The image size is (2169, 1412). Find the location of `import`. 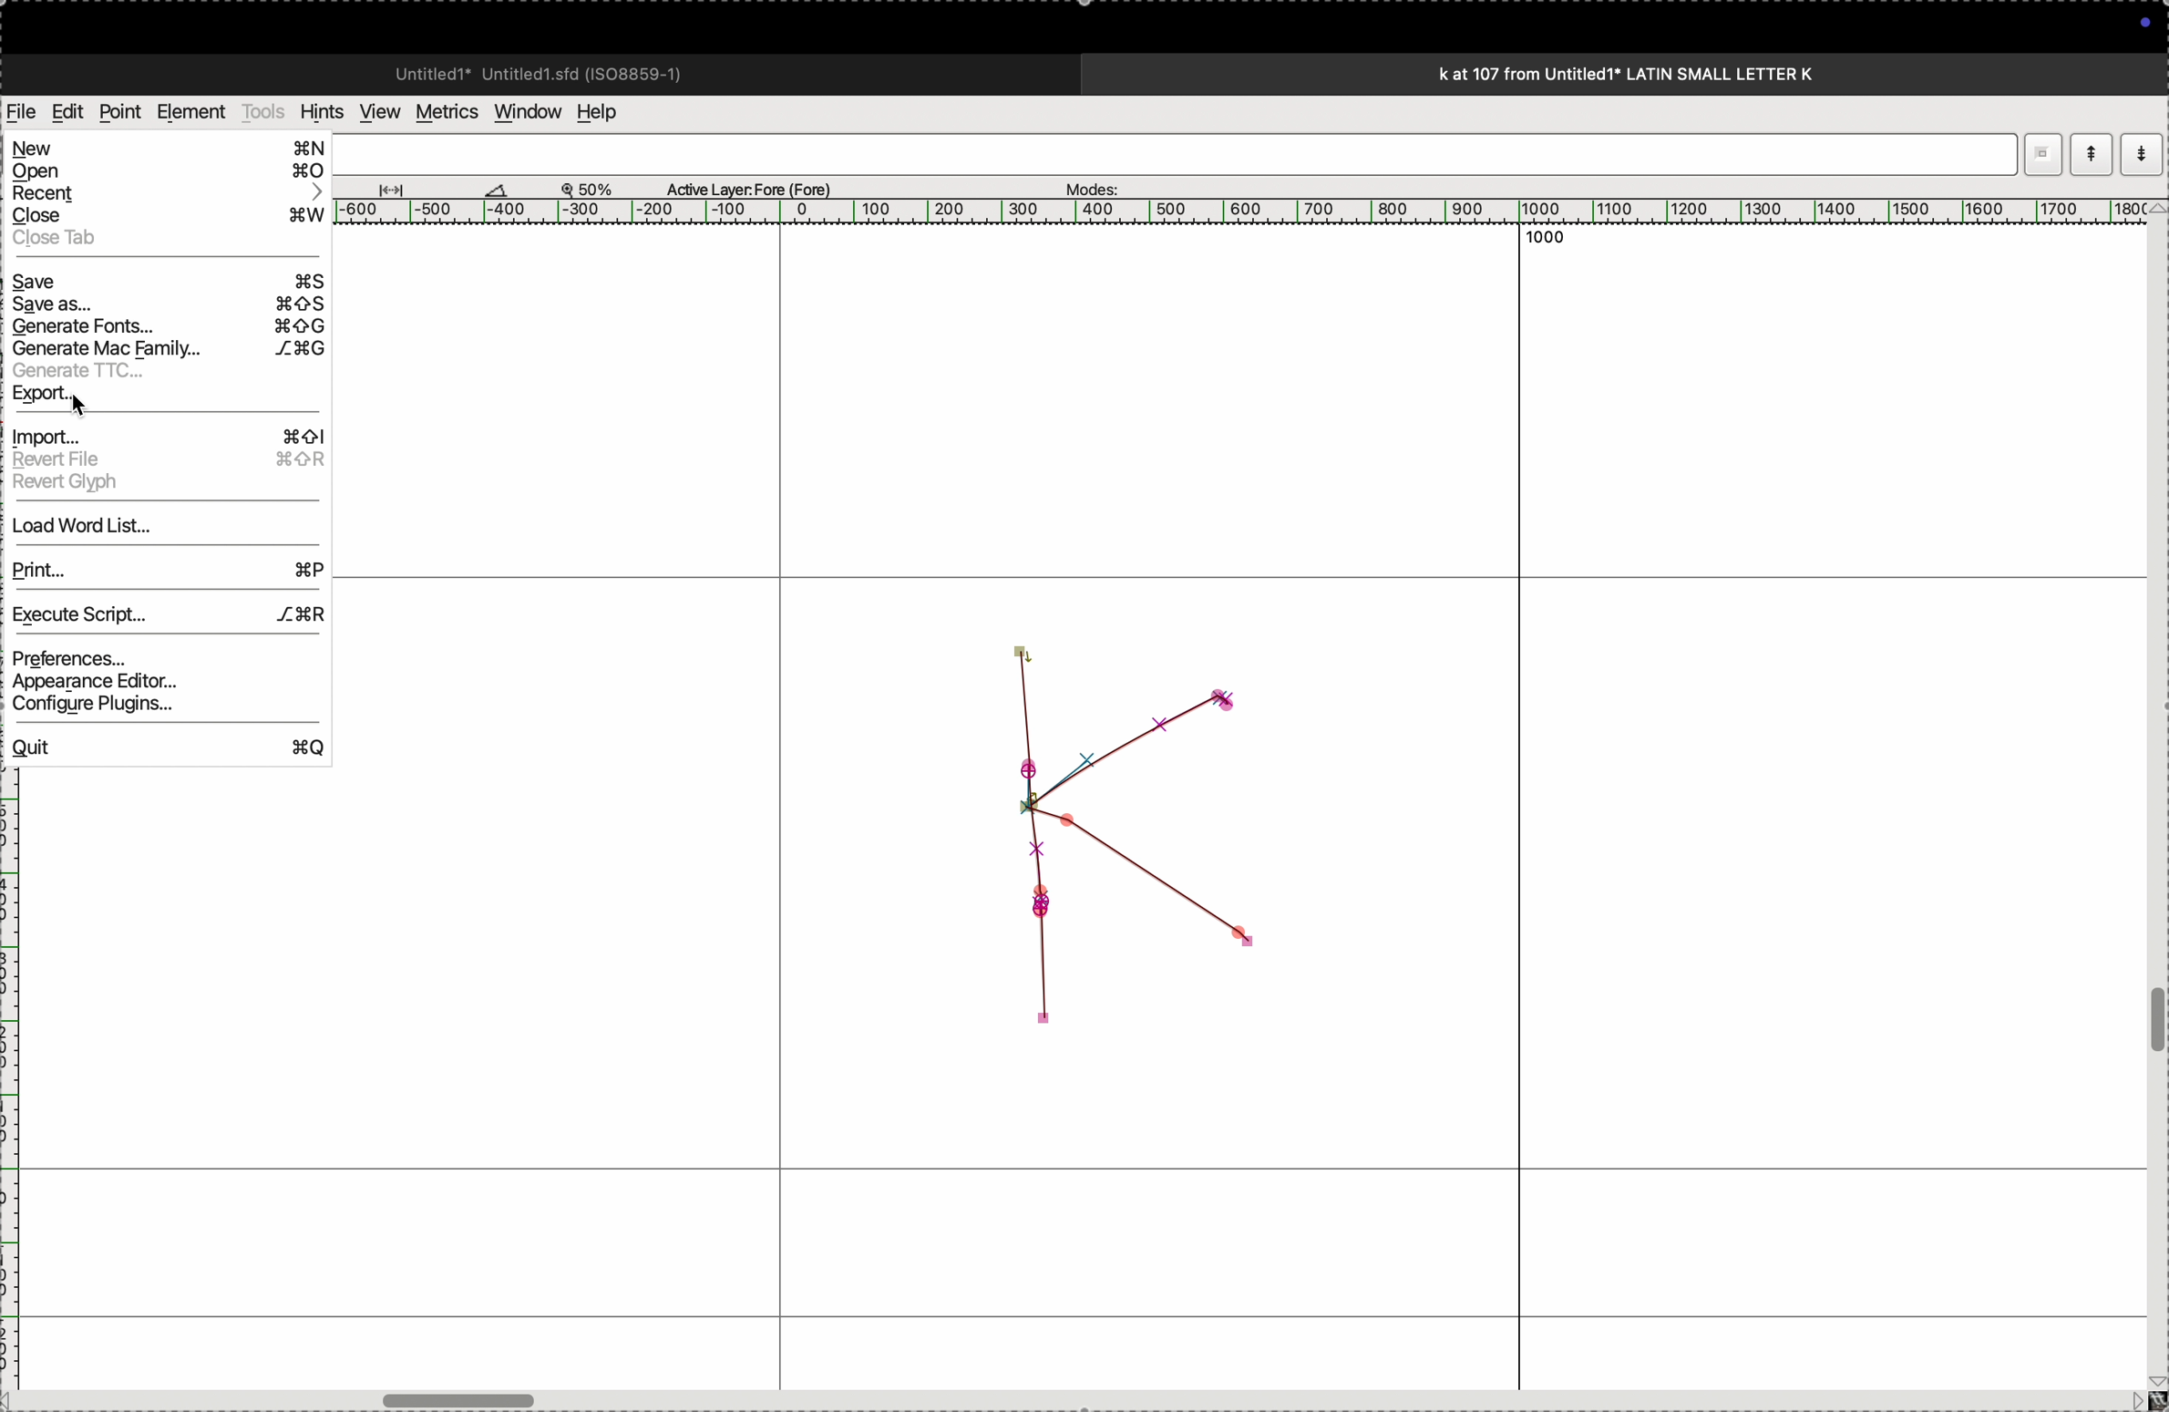

import is located at coordinates (166, 433).